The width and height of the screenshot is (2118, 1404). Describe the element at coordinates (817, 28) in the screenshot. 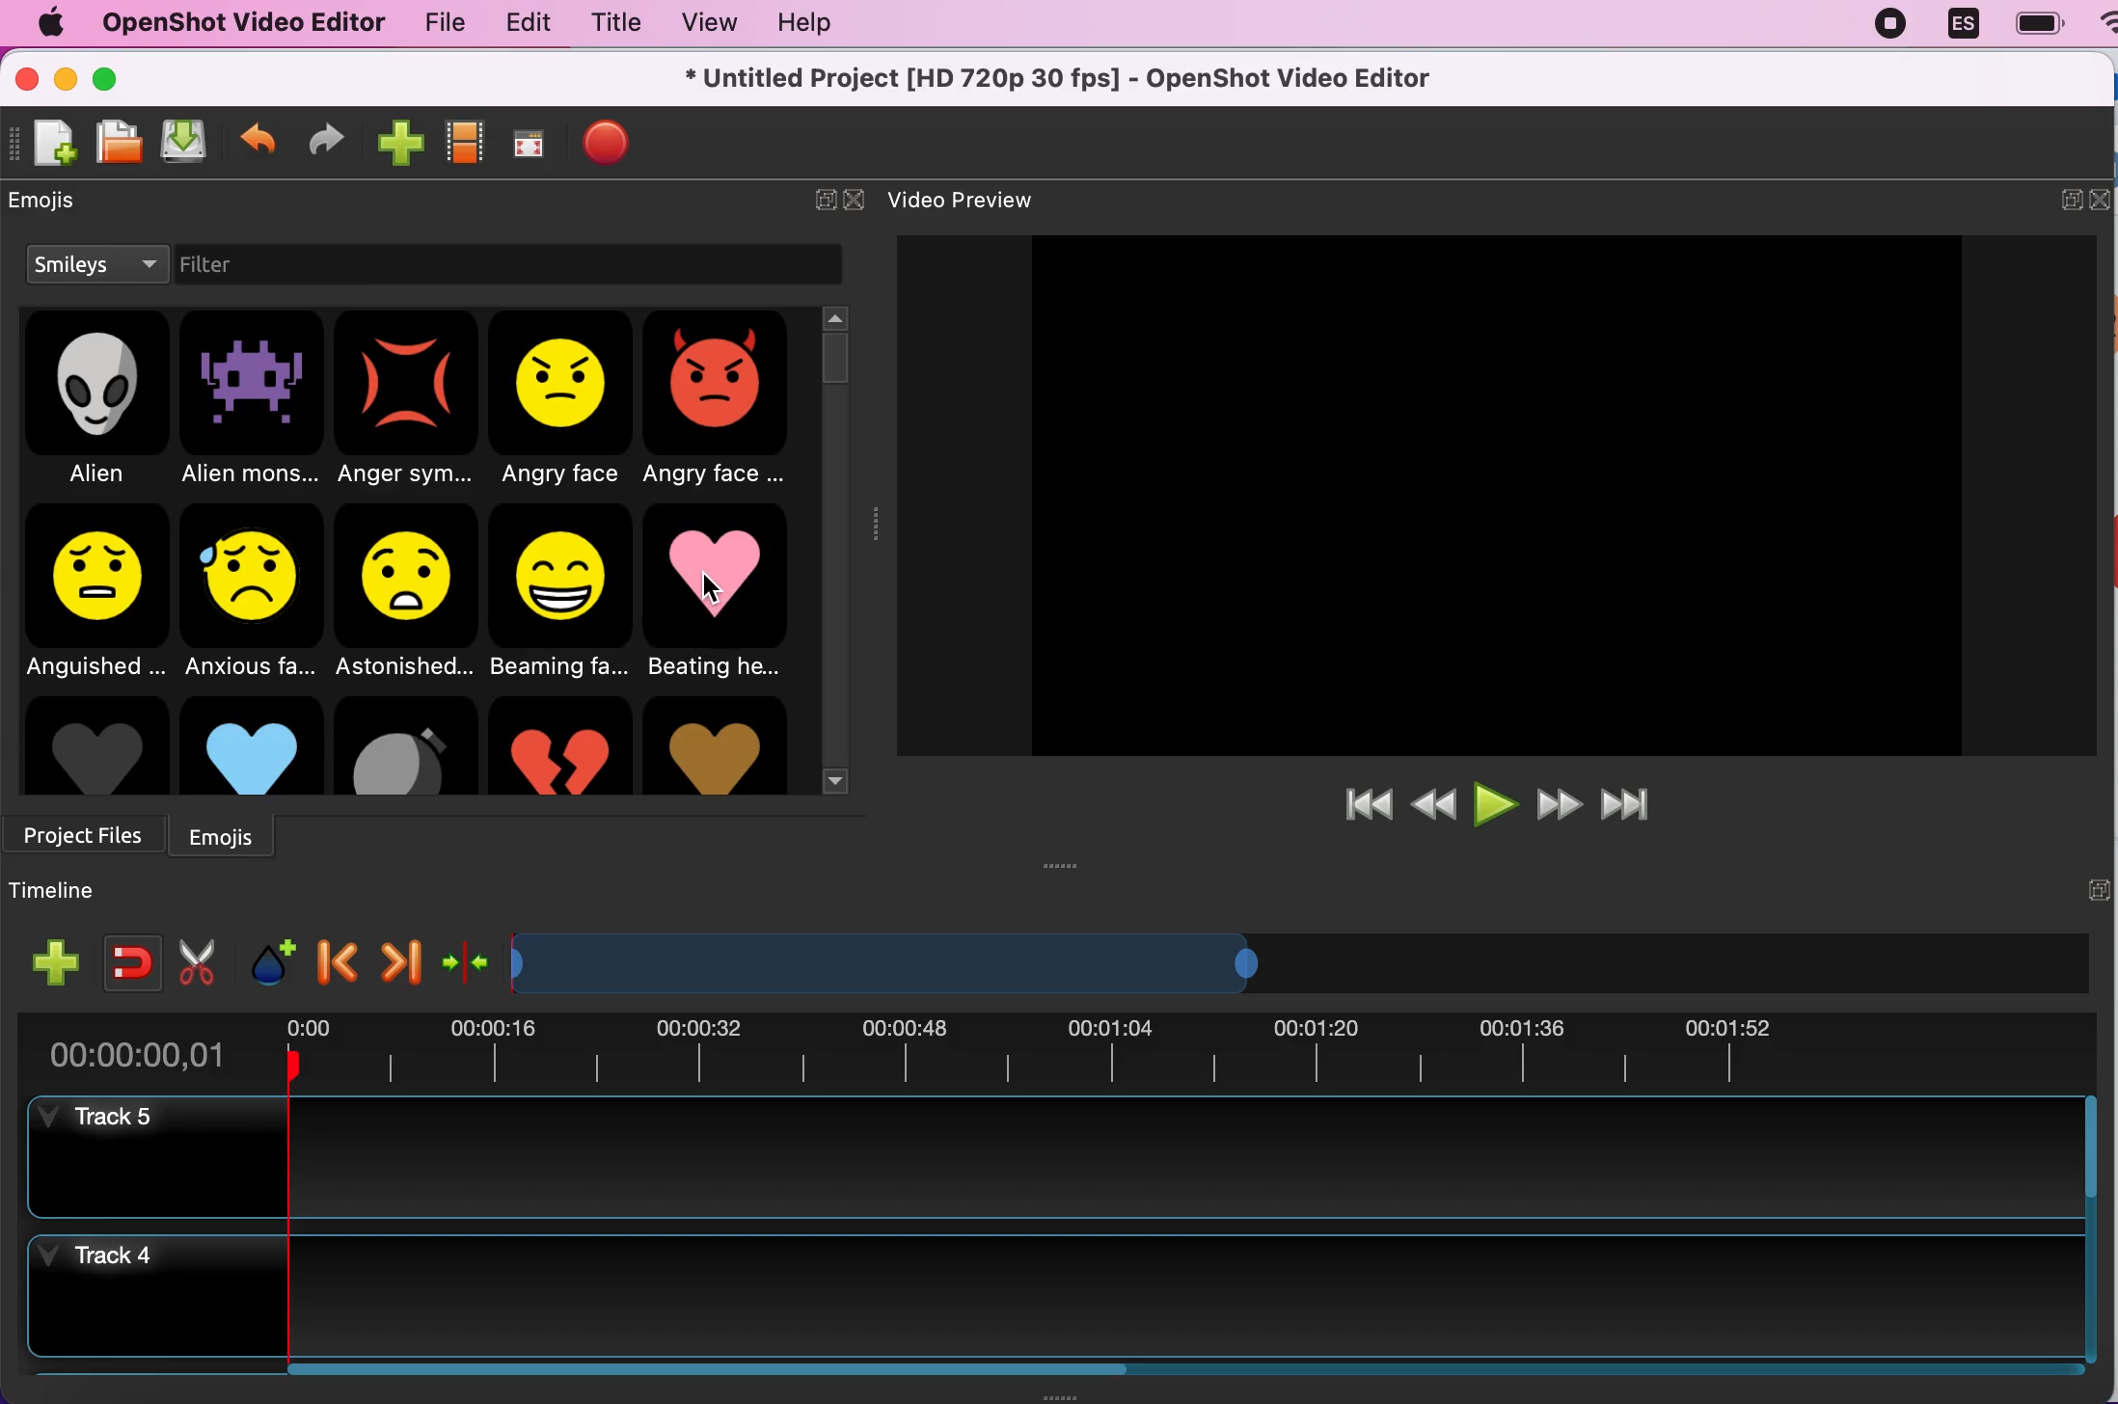

I see `help` at that location.